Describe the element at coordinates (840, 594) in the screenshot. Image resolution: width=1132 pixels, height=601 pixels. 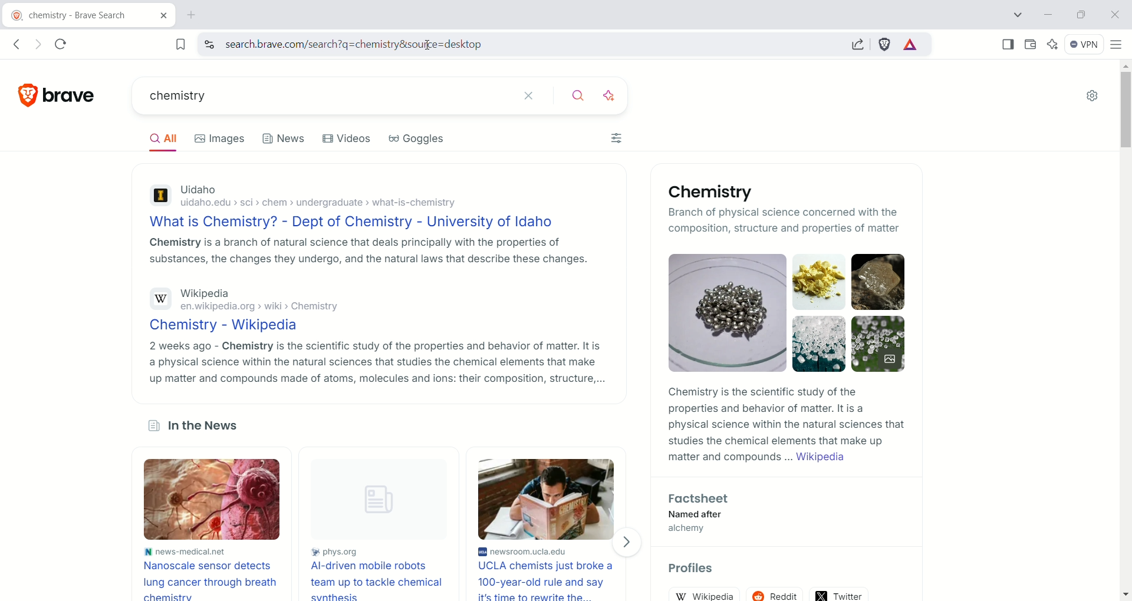
I see `twitter` at that location.